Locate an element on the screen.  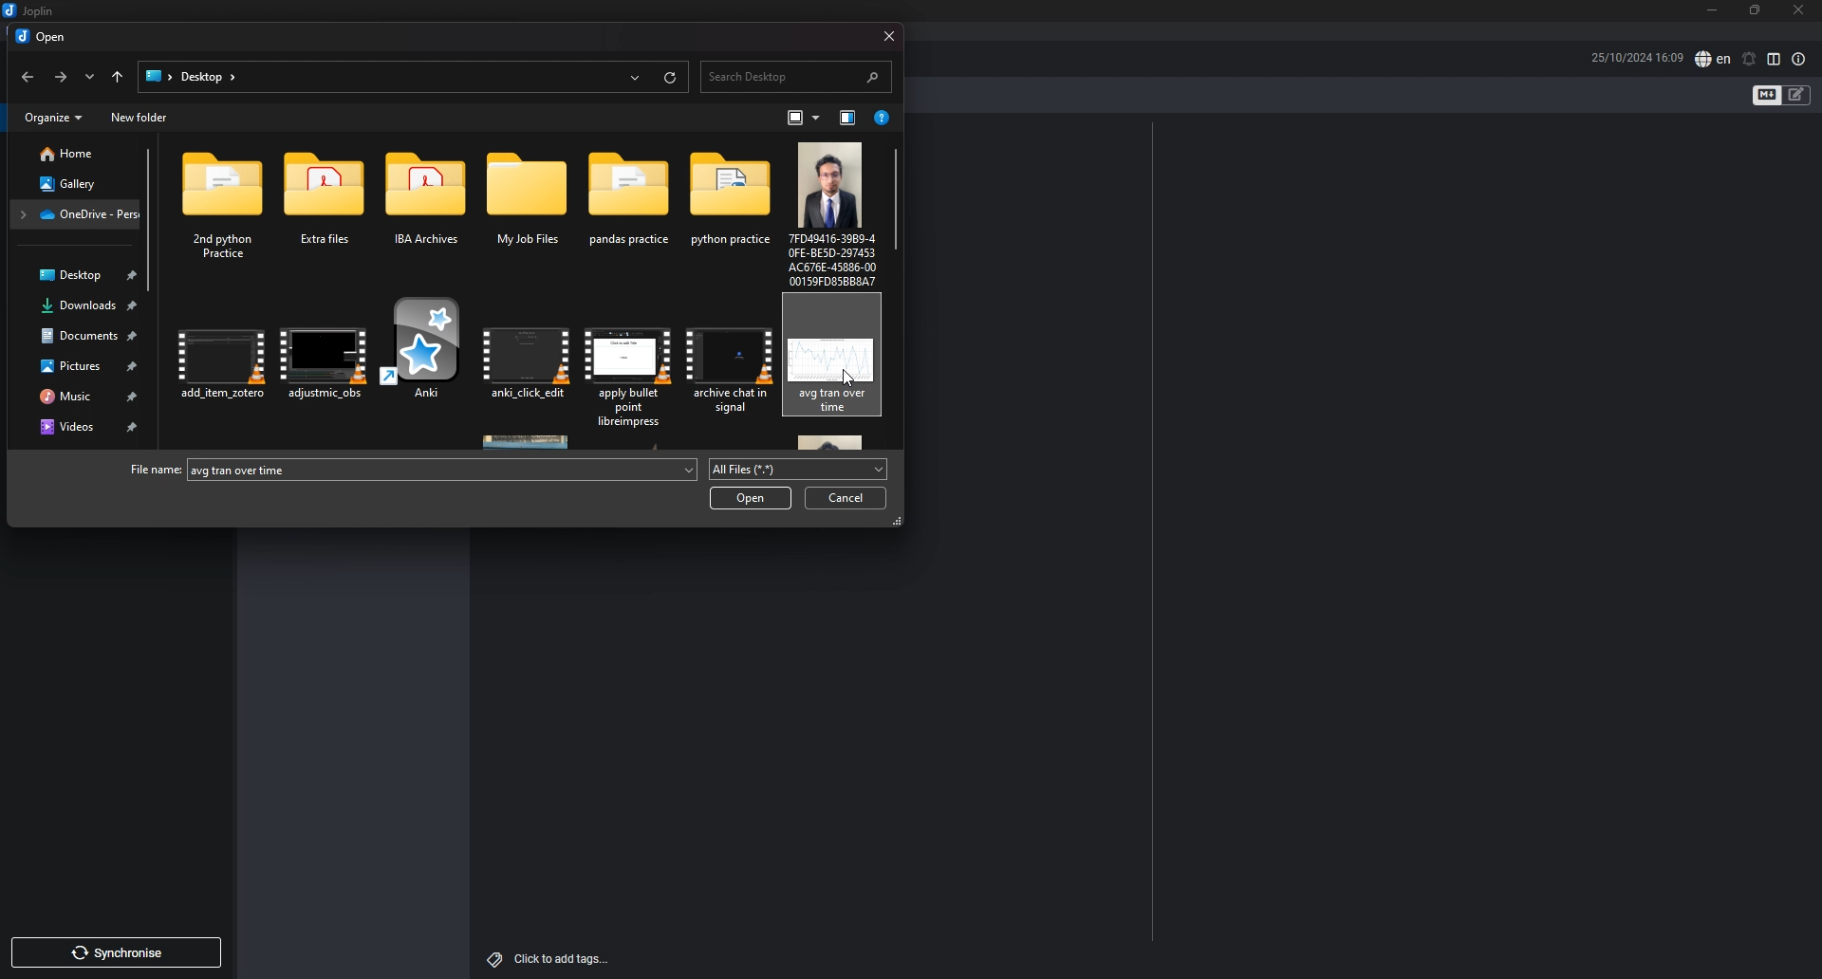
archieve chat in signal is located at coordinates (728, 367).